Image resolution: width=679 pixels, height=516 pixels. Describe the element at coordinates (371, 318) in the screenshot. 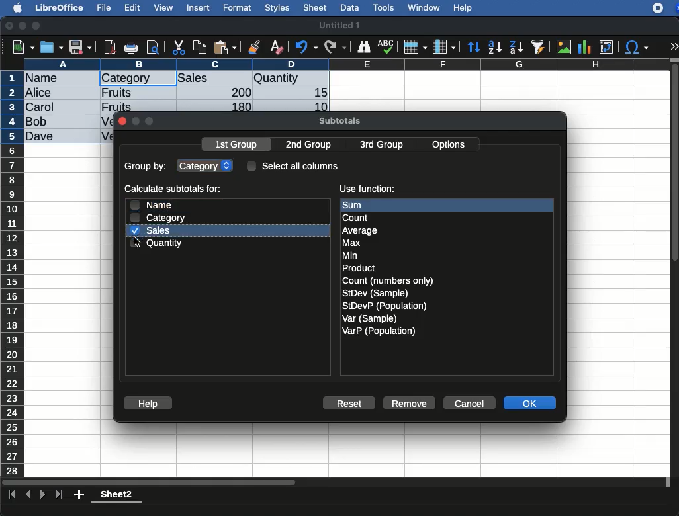

I see `Var (sample)` at that location.